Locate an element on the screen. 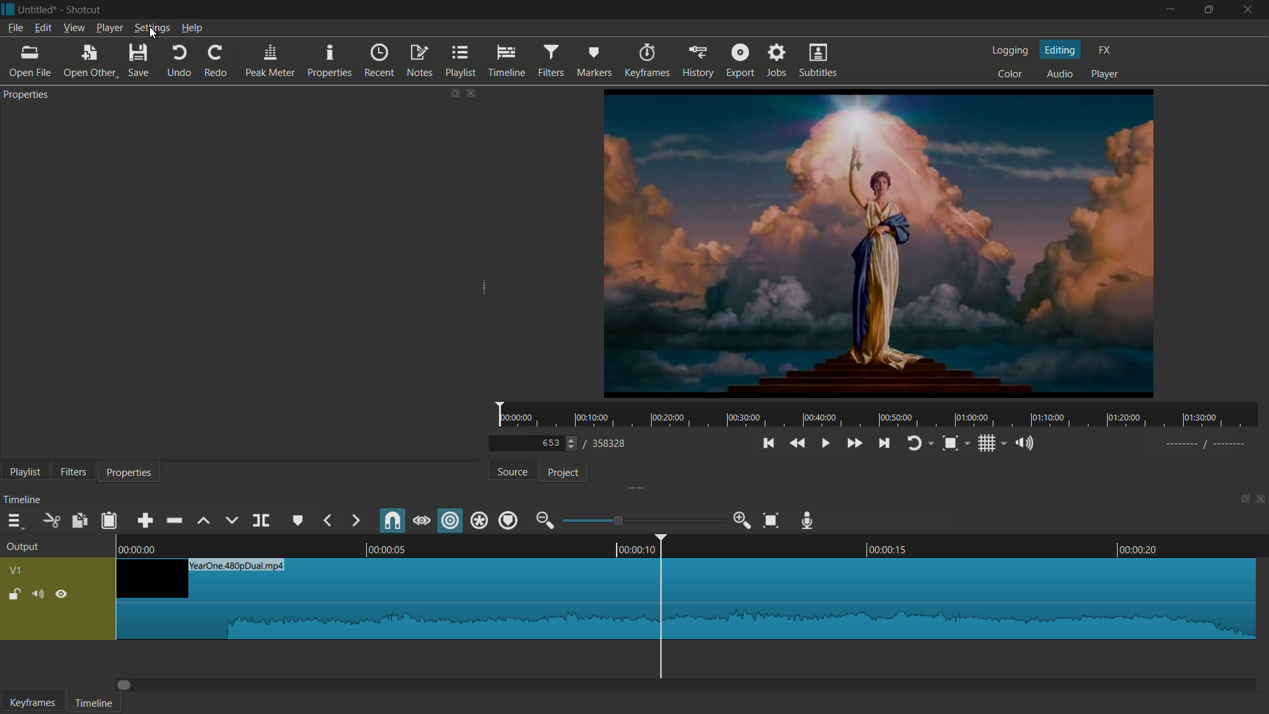  toggle zoom is located at coordinates (956, 444).